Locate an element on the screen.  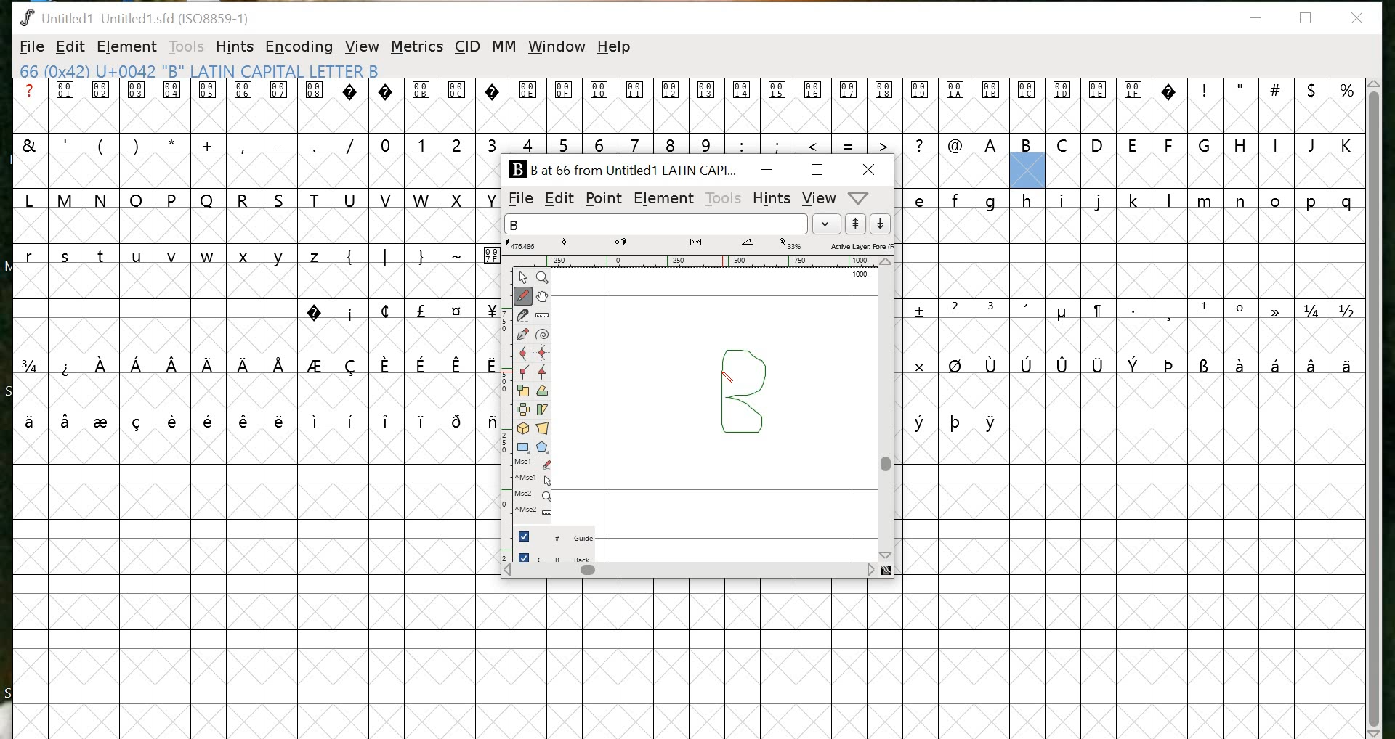
3D rotate is located at coordinates (524, 430).